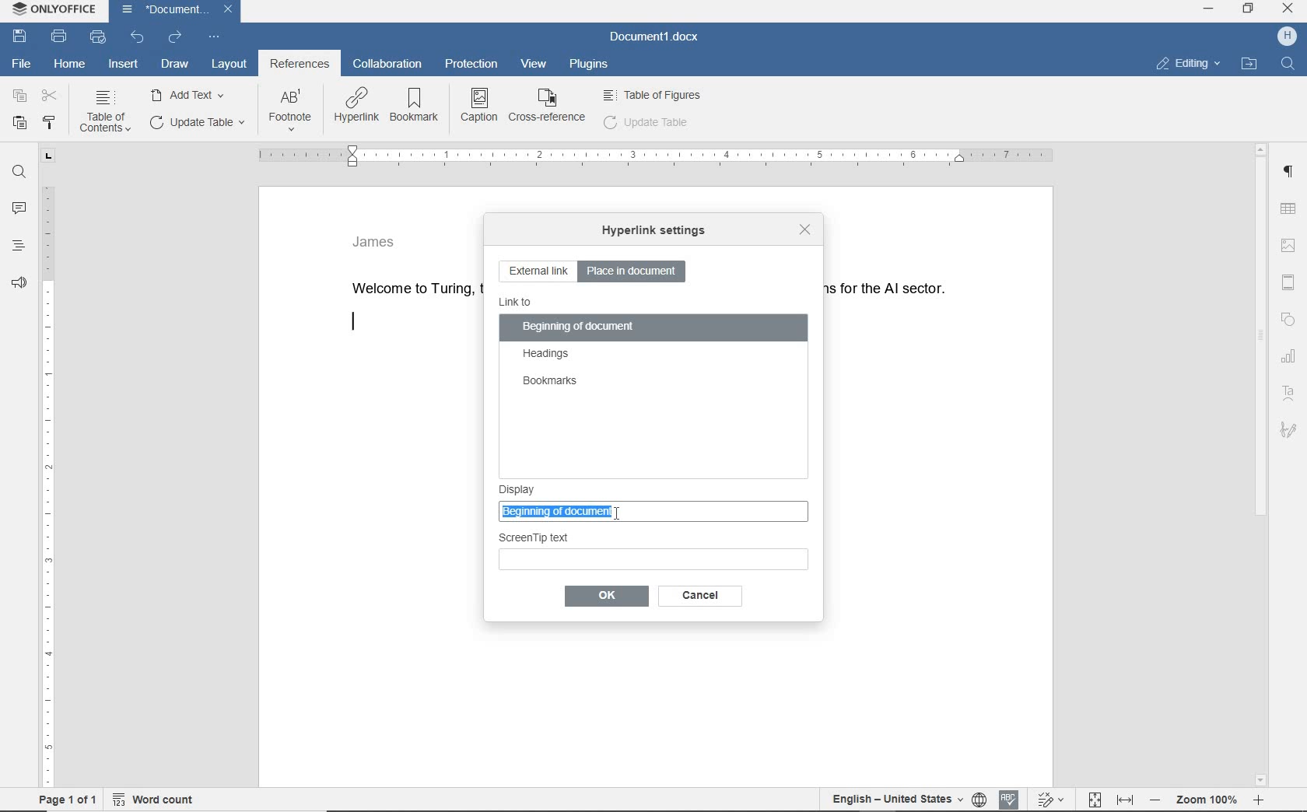 The width and height of the screenshot is (1307, 812). What do you see at coordinates (1195, 62) in the screenshot?
I see `Editing` at bounding box center [1195, 62].